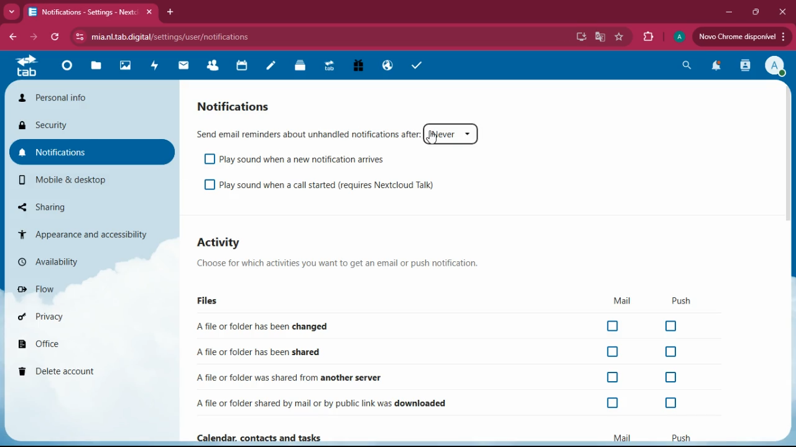 This screenshot has height=447, width=796. Describe the element at coordinates (208, 159) in the screenshot. I see `off` at that location.